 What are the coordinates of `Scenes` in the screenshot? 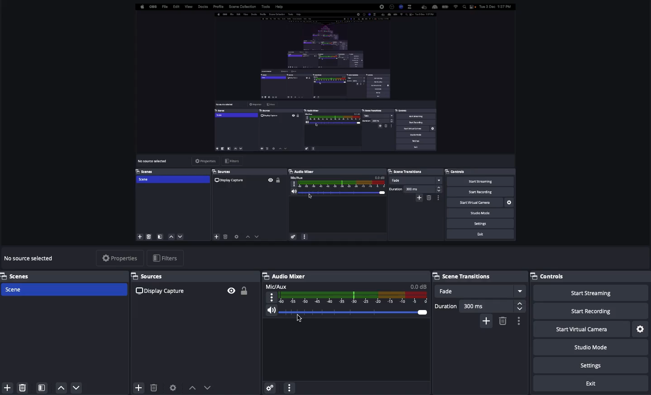 It's located at (64, 276).